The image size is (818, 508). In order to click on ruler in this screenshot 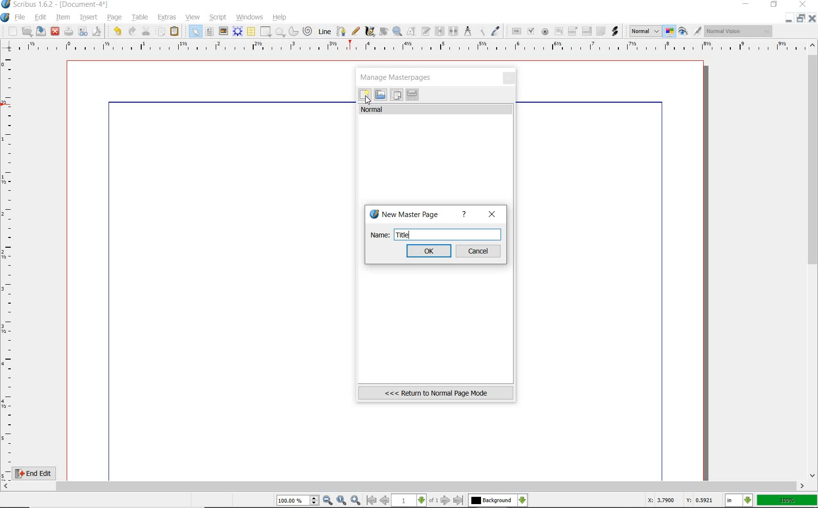, I will do `click(409, 47)`.